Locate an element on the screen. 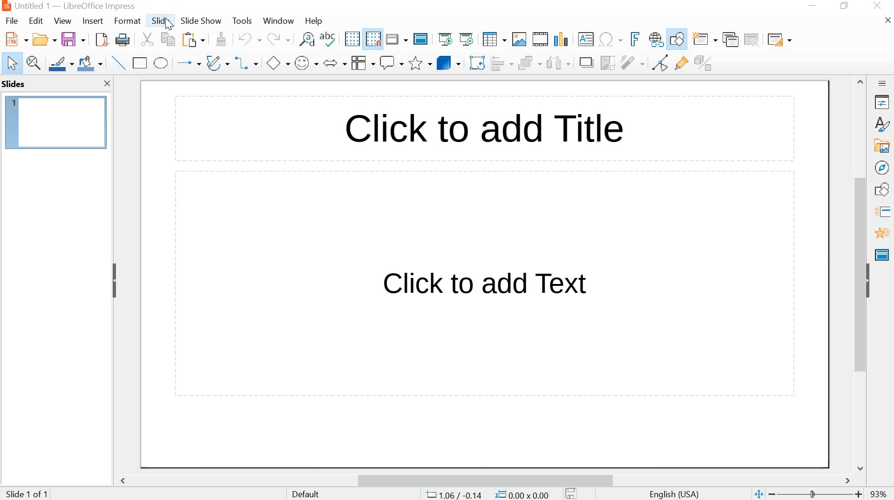 The image size is (894, 500). FORMAT is located at coordinates (127, 22).